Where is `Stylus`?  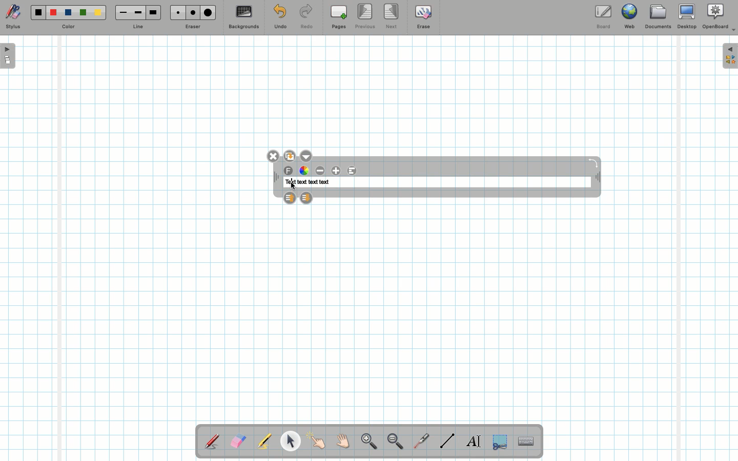
Stylus is located at coordinates (13, 17).